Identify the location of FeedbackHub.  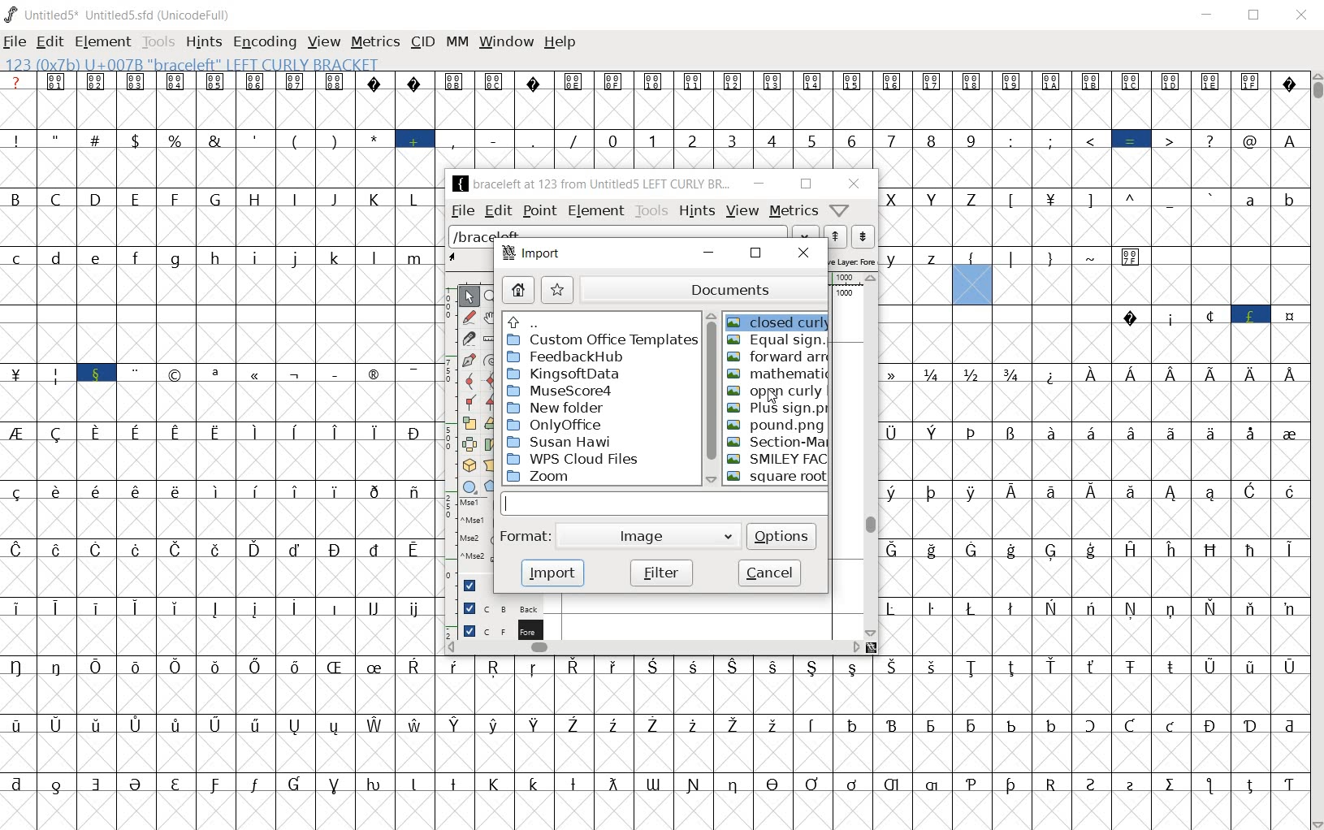
(569, 357).